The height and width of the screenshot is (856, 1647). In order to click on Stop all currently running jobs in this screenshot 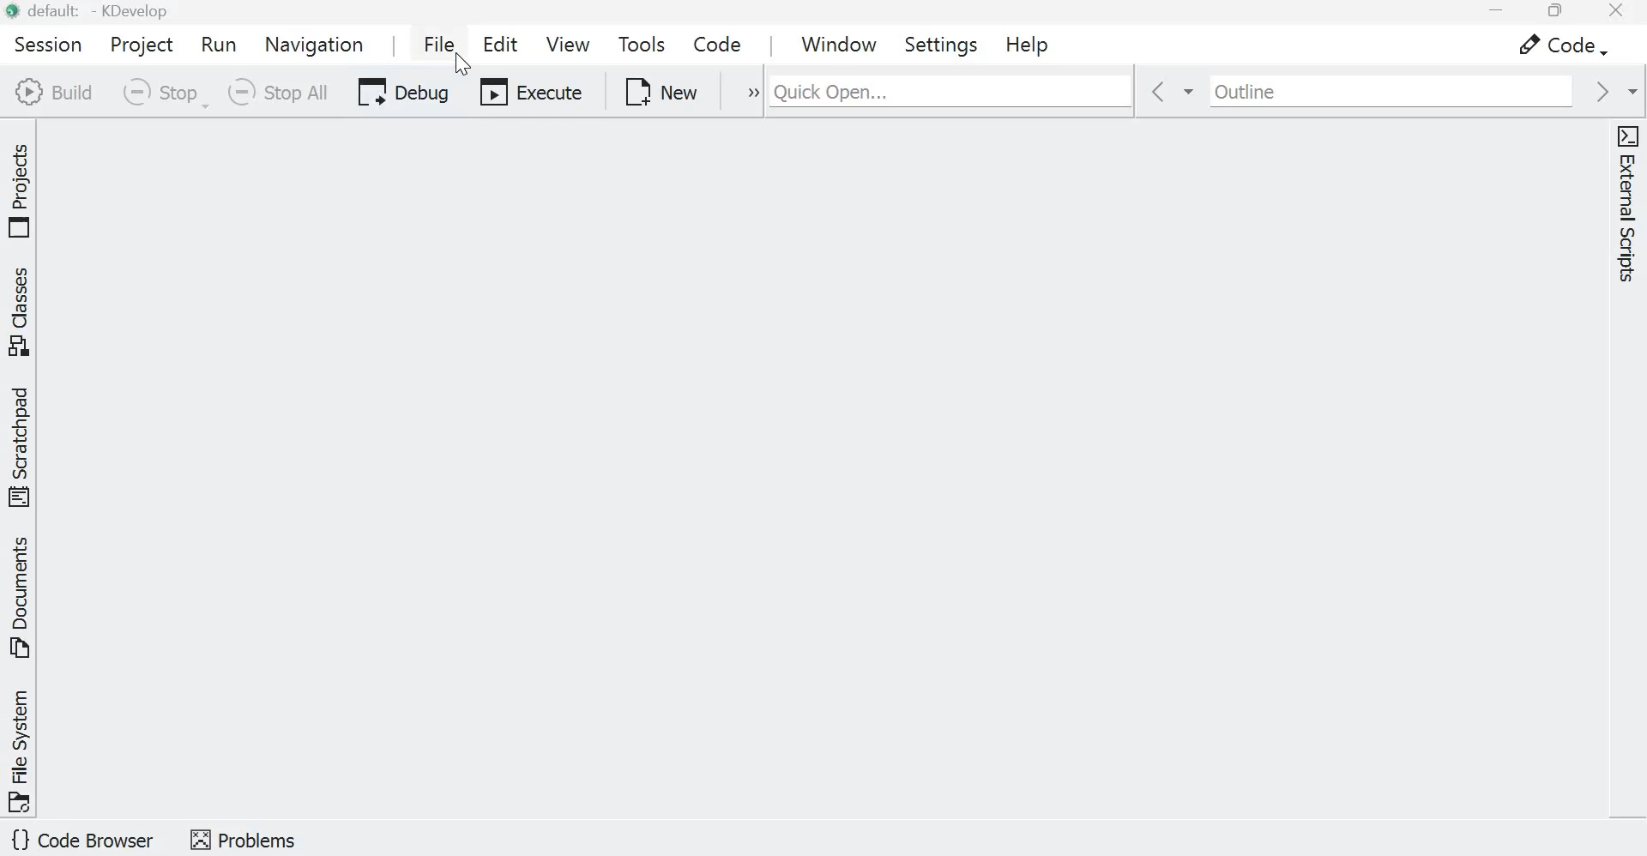, I will do `click(275, 93)`.